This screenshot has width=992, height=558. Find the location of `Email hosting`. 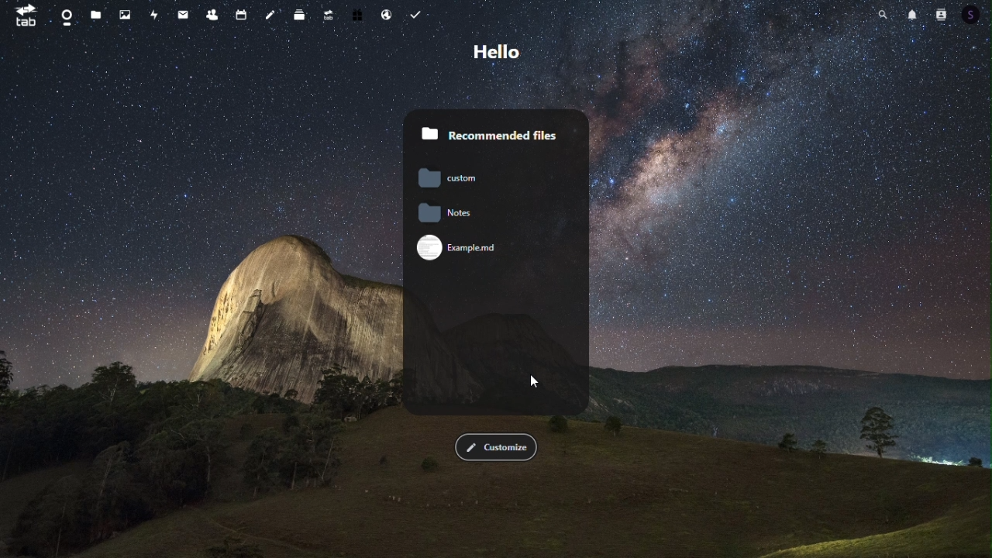

Email hosting is located at coordinates (387, 17).